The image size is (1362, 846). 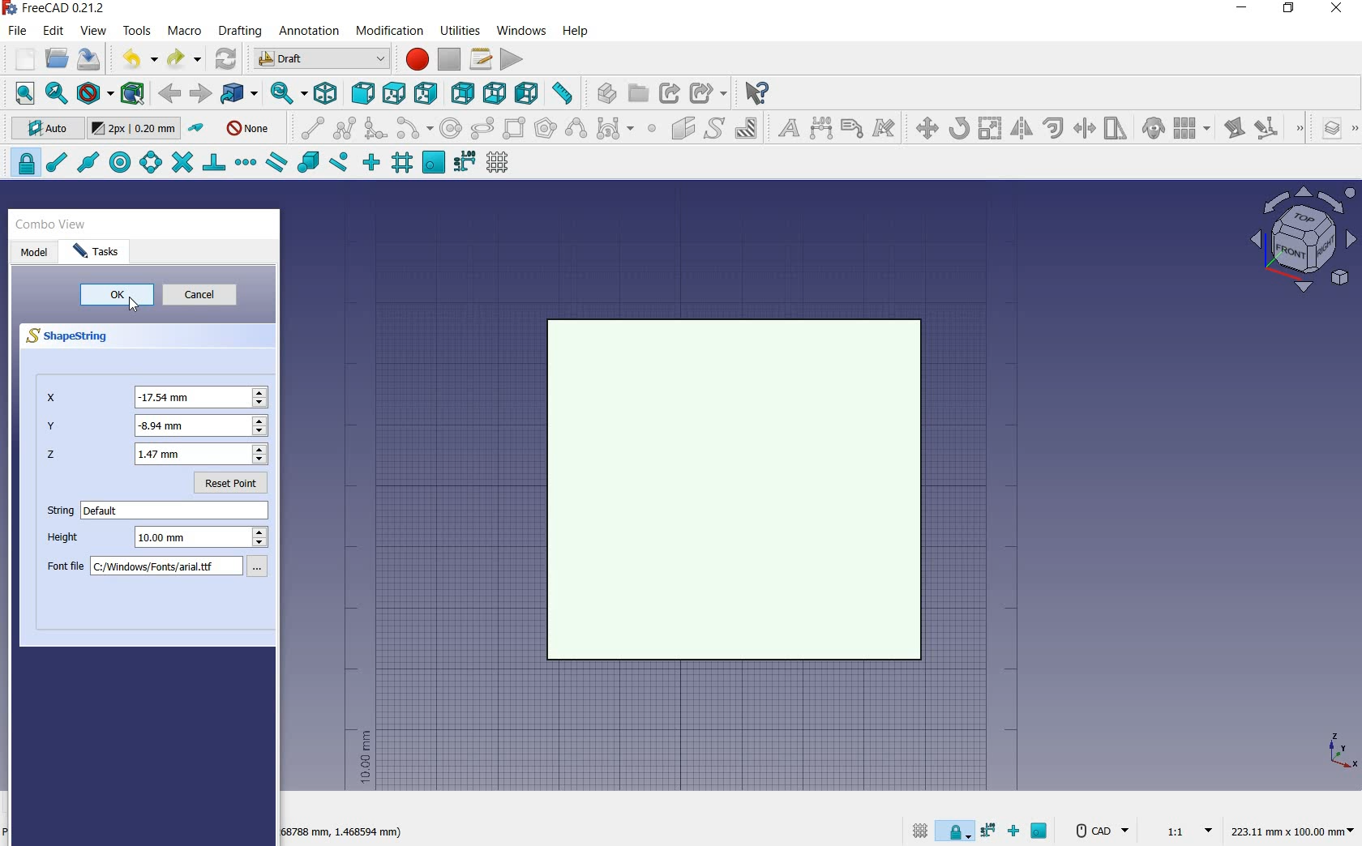 What do you see at coordinates (575, 31) in the screenshot?
I see `help` at bounding box center [575, 31].